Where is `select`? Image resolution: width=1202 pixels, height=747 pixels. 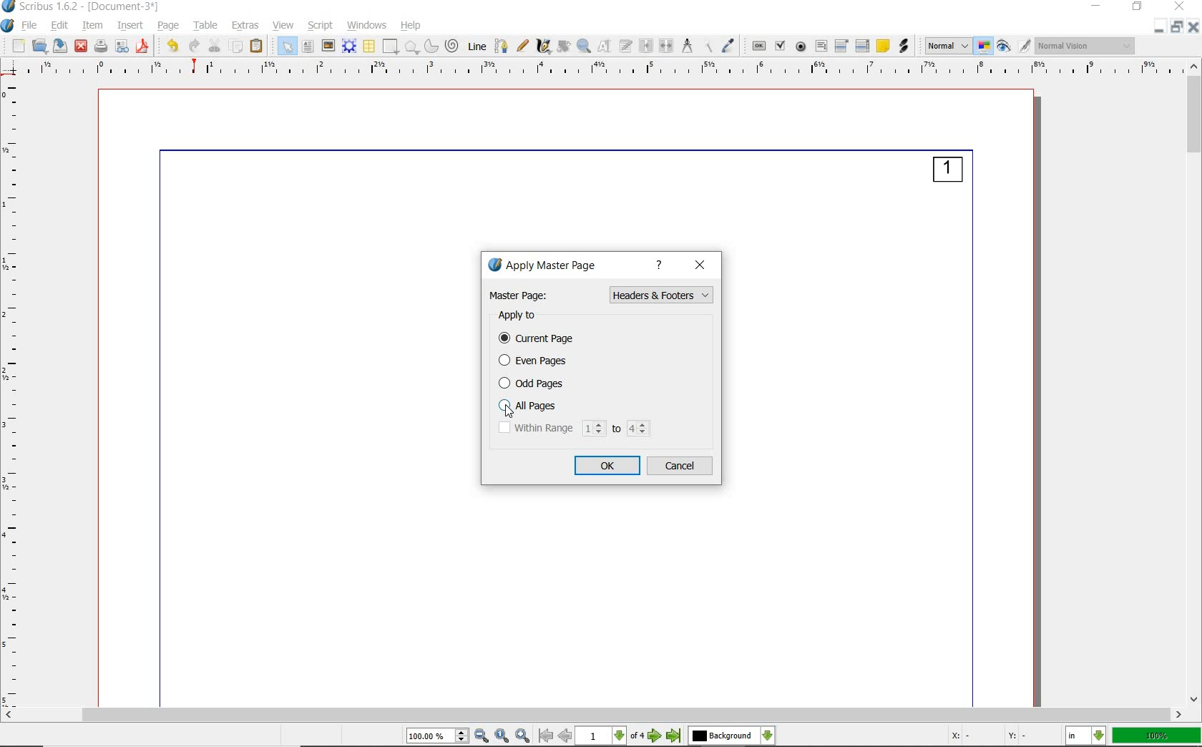 select is located at coordinates (289, 46).